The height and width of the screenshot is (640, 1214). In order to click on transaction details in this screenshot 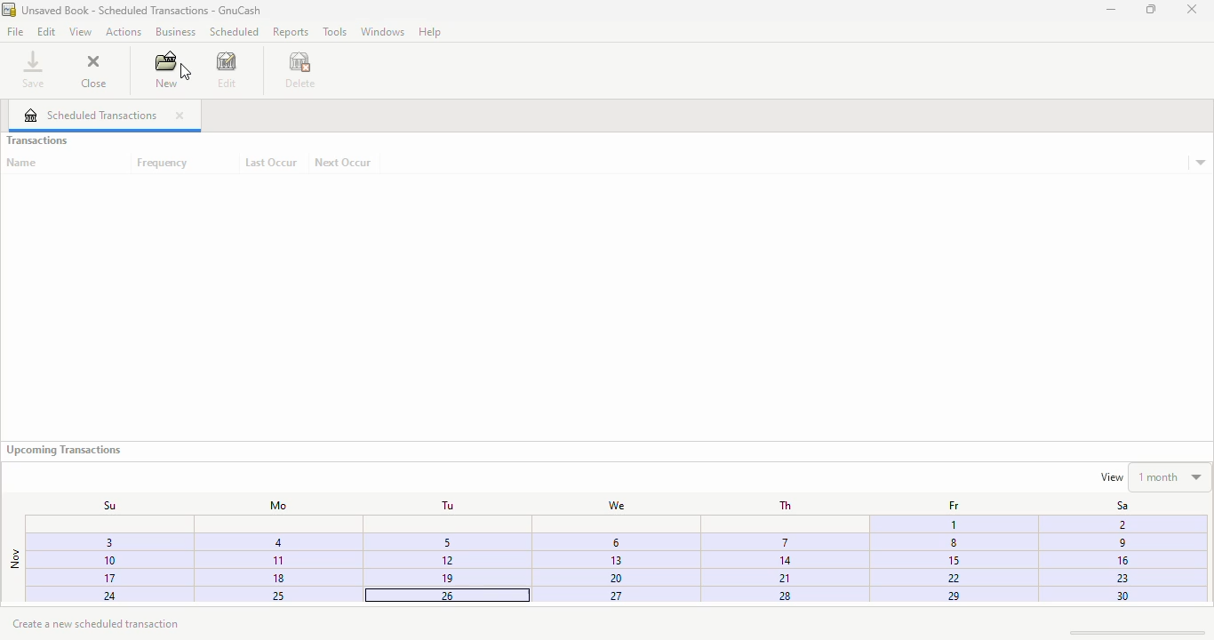, I will do `click(1201, 164)`.